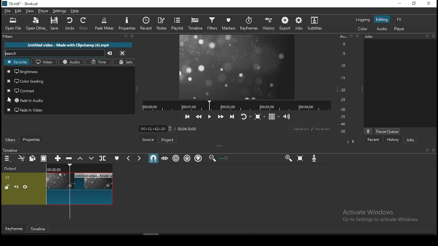 The image size is (438, 246). Describe the element at coordinates (196, 23) in the screenshot. I see `timeline` at that location.